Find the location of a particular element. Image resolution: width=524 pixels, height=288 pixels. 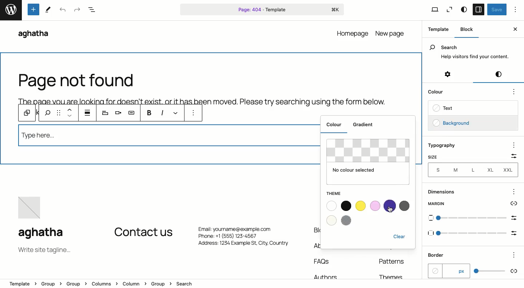

Blog is located at coordinates (315, 231).